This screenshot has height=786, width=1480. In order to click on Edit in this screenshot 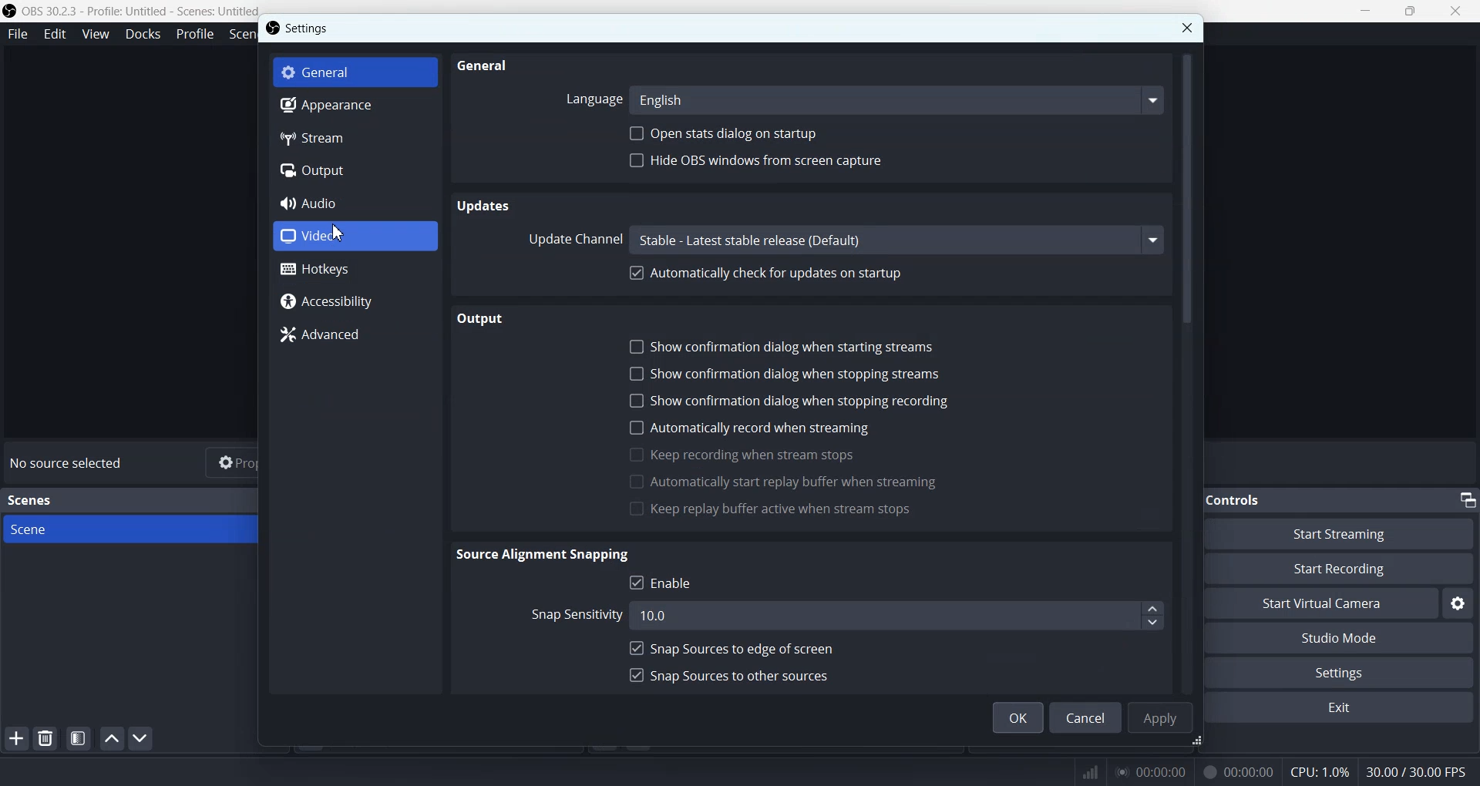, I will do `click(55, 34)`.